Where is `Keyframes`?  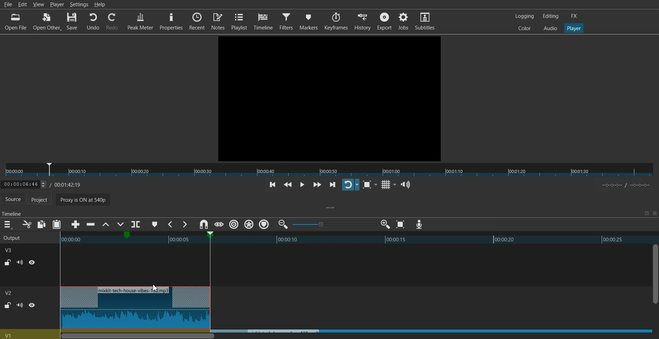 Keyframes is located at coordinates (336, 21).